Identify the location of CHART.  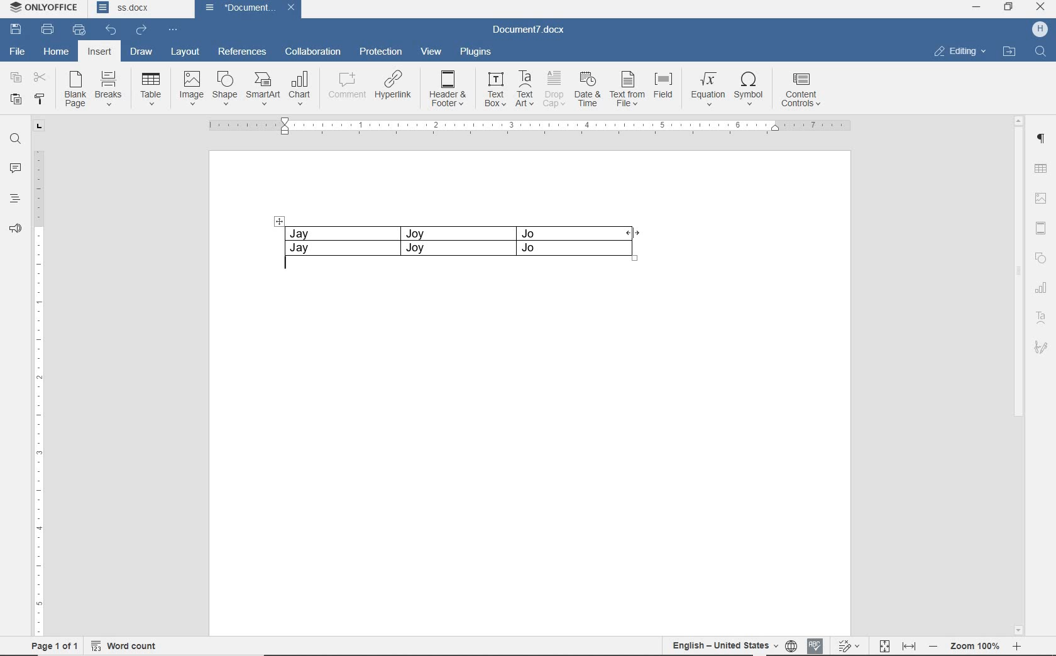
(1042, 288).